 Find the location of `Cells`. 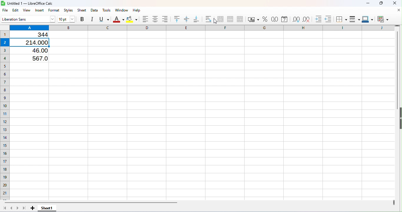

Cells is located at coordinates (202, 129).